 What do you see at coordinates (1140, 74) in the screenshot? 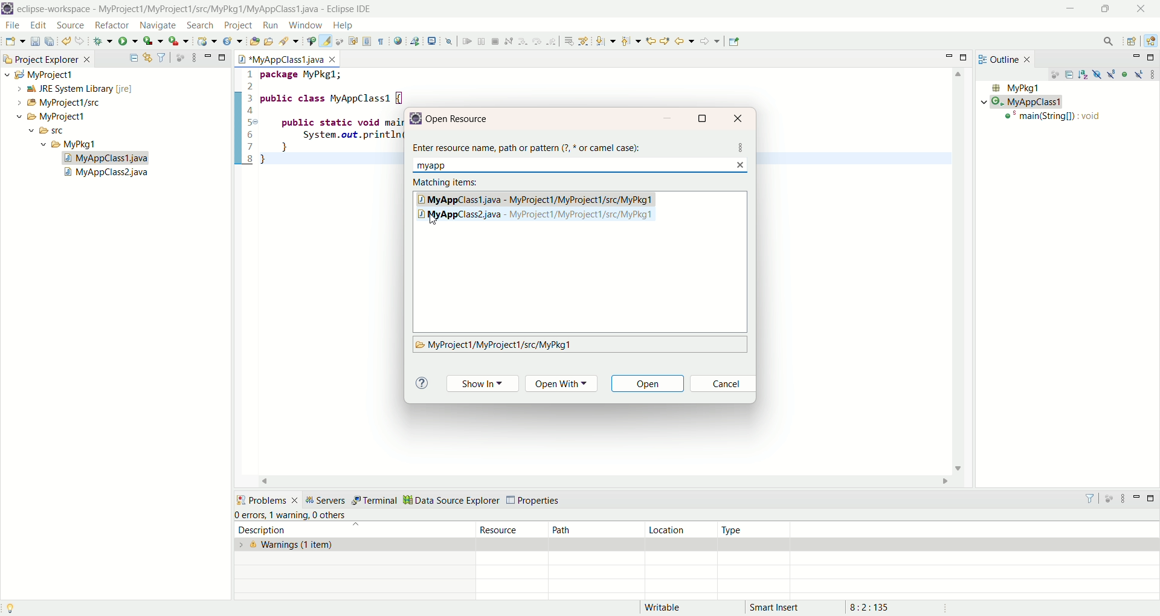
I see `hide local type` at bounding box center [1140, 74].